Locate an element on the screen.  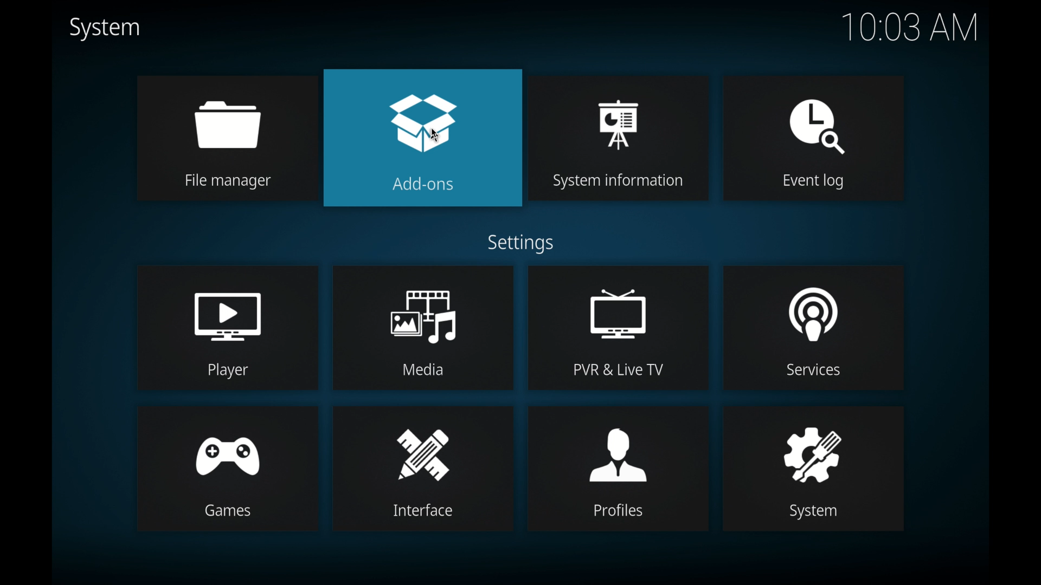
player is located at coordinates (227, 328).